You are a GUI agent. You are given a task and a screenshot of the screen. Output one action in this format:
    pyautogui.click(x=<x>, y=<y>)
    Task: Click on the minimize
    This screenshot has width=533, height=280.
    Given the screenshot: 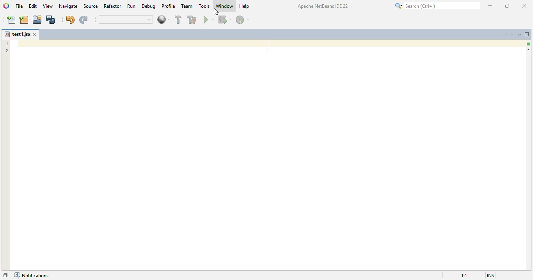 What is the action you would take?
    pyautogui.click(x=490, y=5)
    